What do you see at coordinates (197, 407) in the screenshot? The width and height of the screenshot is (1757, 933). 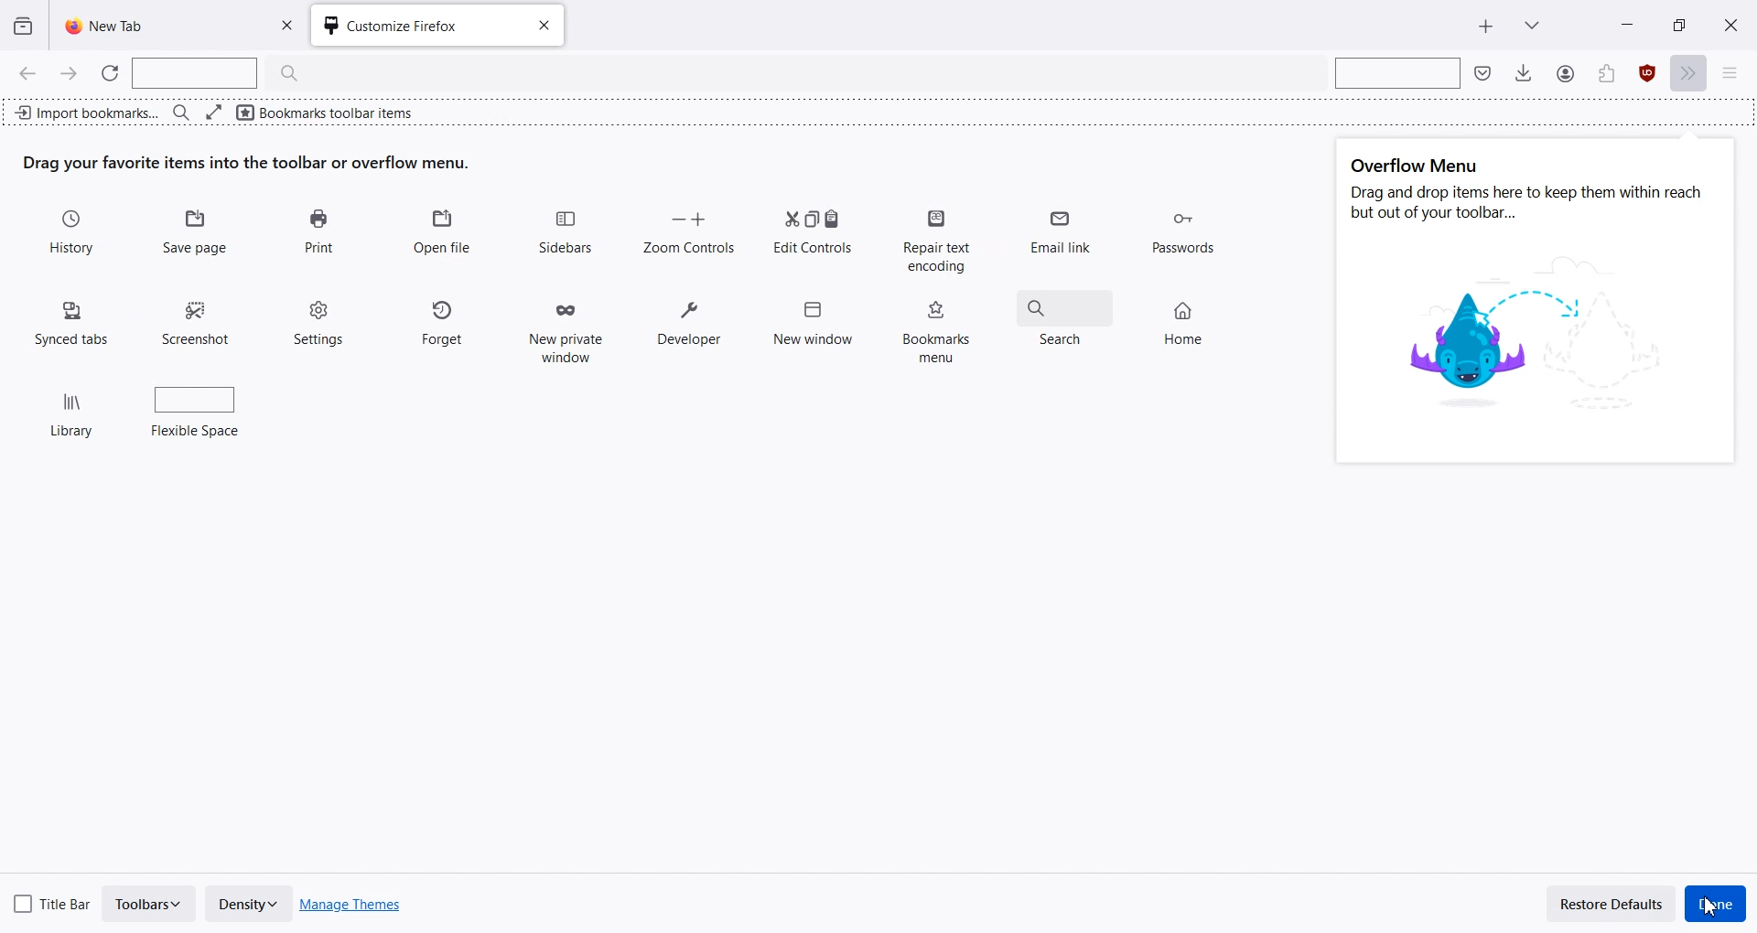 I see `Flexible space` at bounding box center [197, 407].